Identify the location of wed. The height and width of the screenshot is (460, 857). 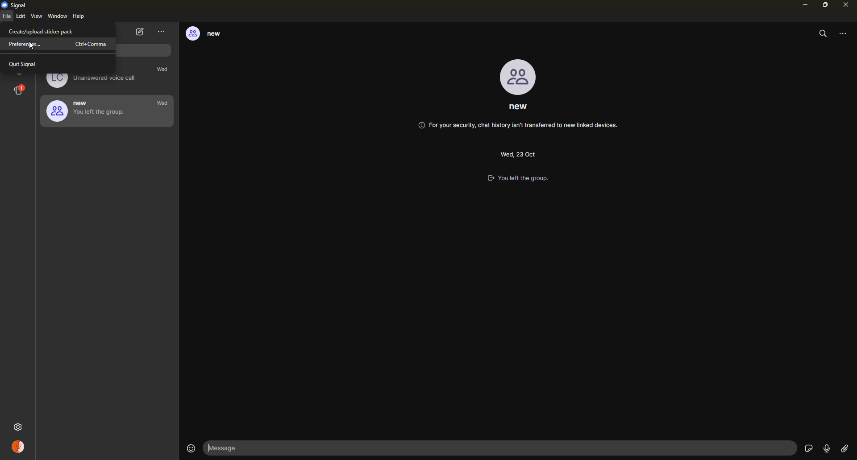
(165, 70).